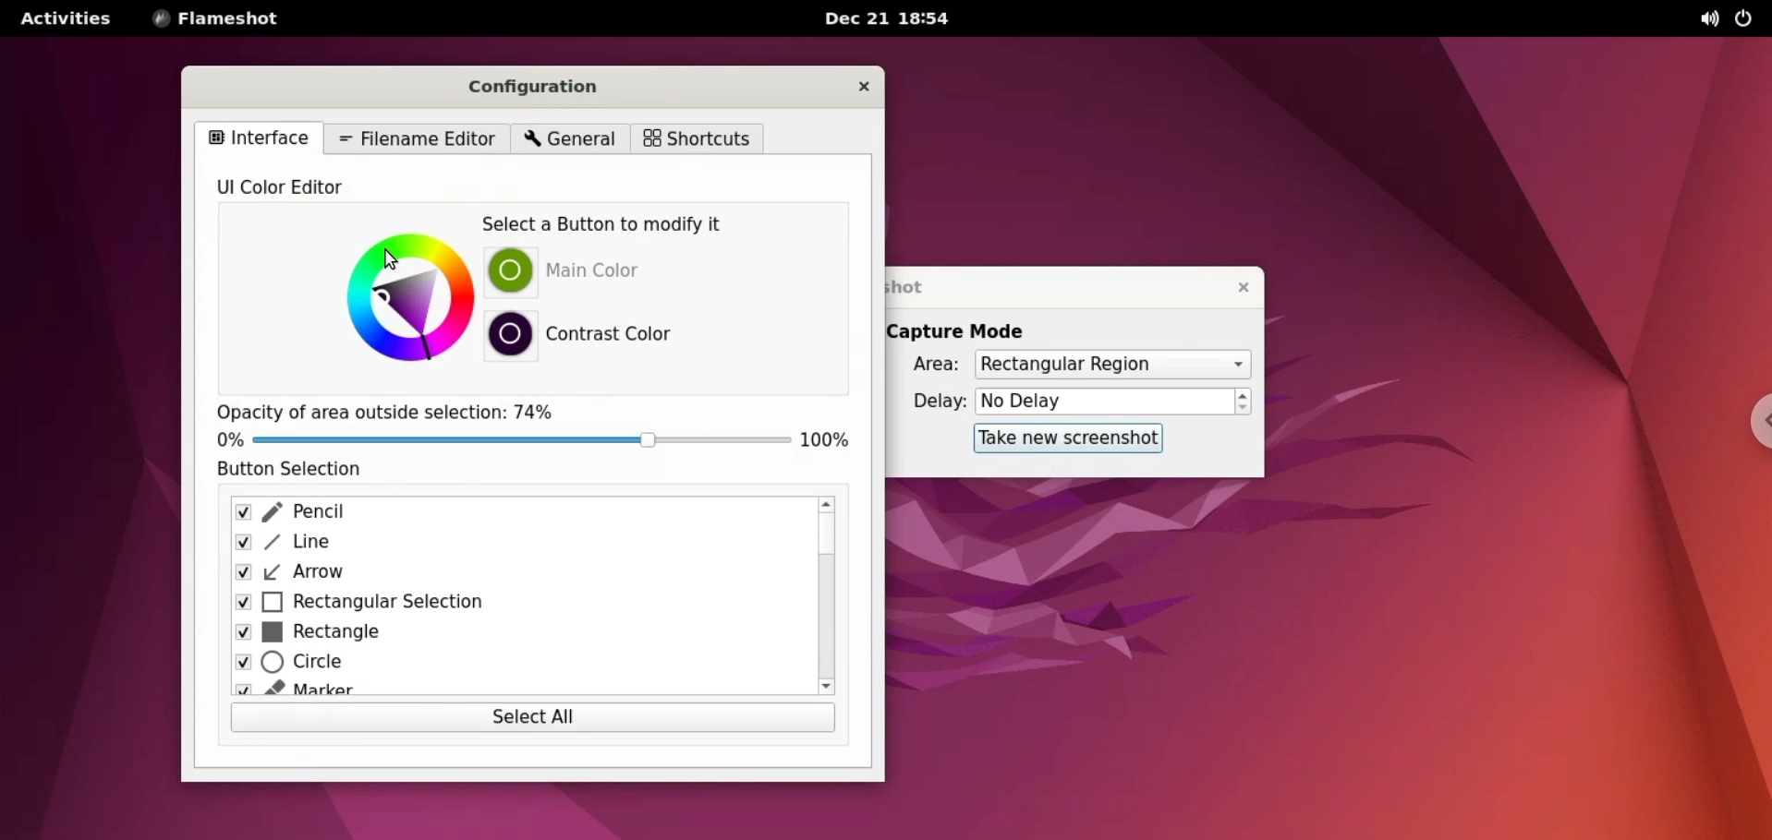 The image size is (1772, 840). What do you see at coordinates (511, 605) in the screenshot?
I see `rectangular selection checkbox` at bounding box center [511, 605].